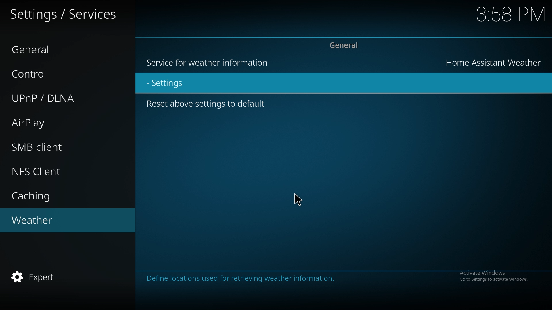  What do you see at coordinates (342, 46) in the screenshot?
I see `General` at bounding box center [342, 46].